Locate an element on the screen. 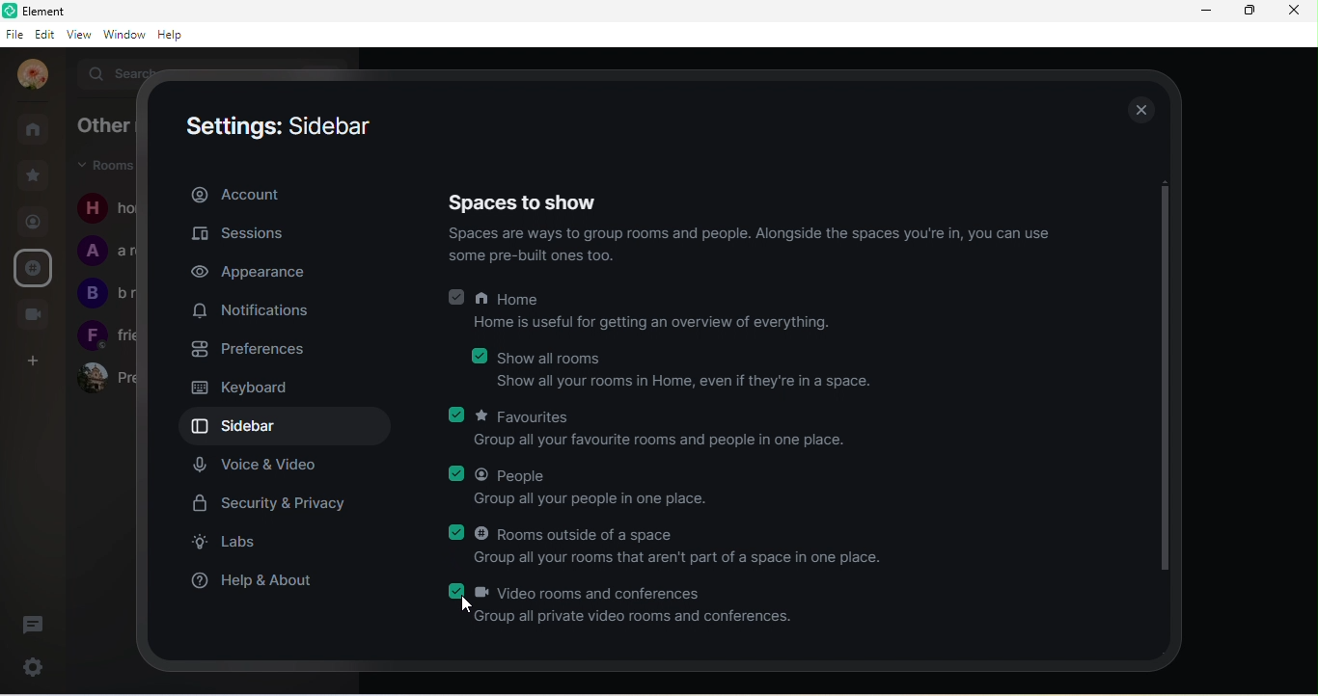 The image size is (1318, 696). other is located at coordinates (104, 126).